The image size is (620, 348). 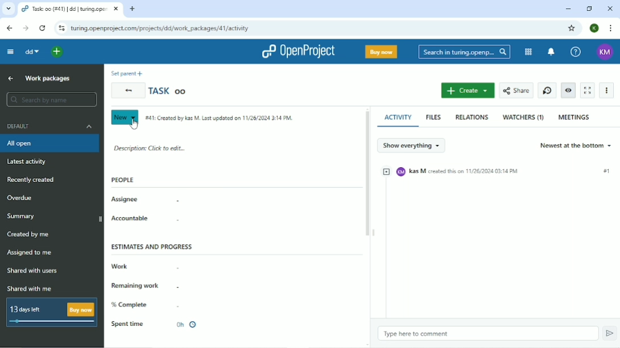 What do you see at coordinates (609, 333) in the screenshot?
I see `Submit comment` at bounding box center [609, 333].